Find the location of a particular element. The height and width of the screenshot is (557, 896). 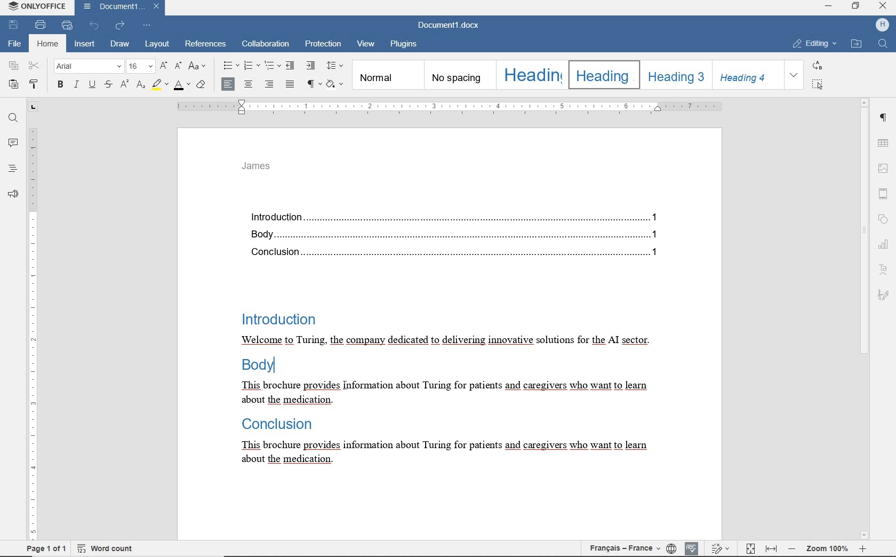

COPY STYLE is located at coordinates (35, 84).